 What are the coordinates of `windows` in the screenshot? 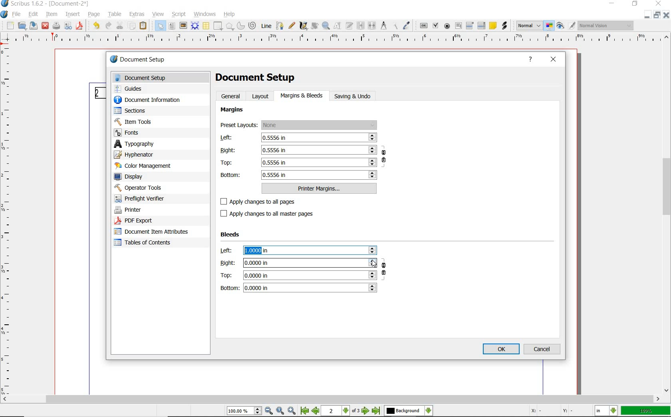 It's located at (205, 14).